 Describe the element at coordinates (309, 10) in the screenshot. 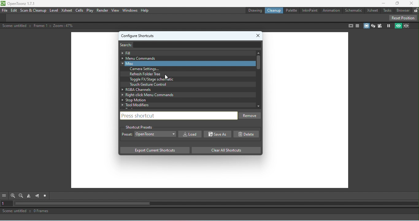

I see `InknPaint` at that location.